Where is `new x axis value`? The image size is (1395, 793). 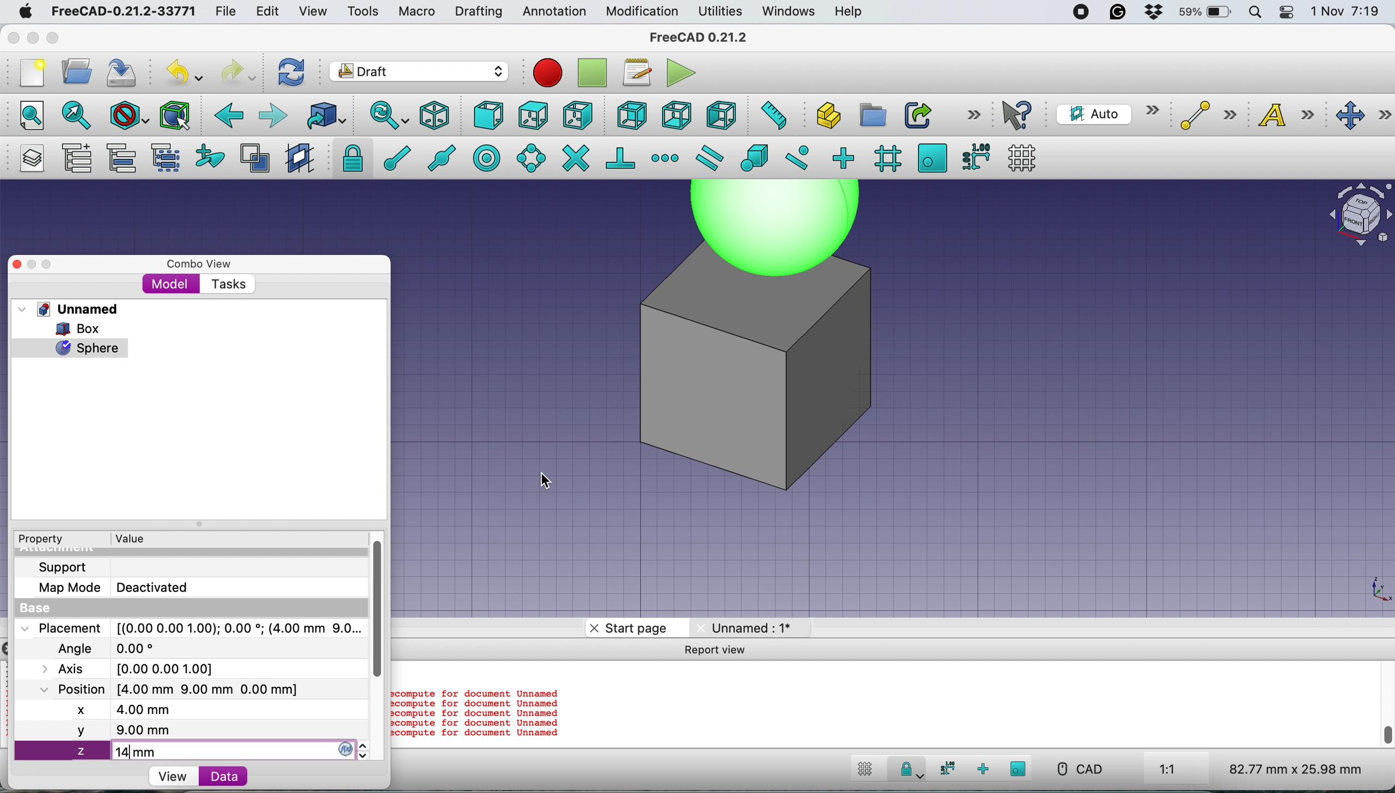
new x axis value is located at coordinates (125, 710).